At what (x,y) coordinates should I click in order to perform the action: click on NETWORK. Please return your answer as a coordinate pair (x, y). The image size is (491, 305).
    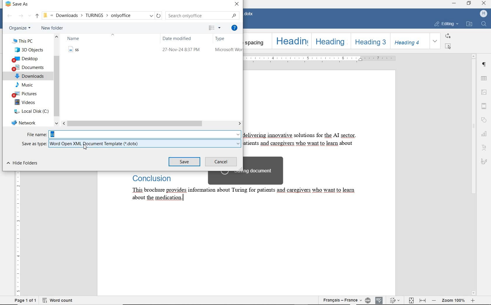
    Looking at the image, I should click on (25, 122).